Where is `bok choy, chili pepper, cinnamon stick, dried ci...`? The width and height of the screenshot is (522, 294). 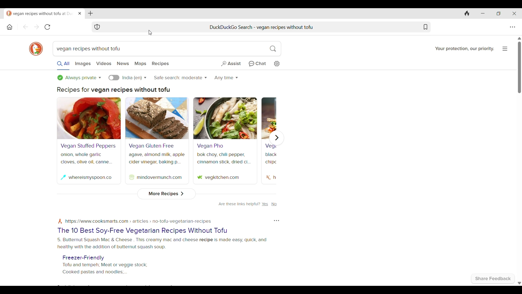
bok choy, chili pepper, cinnamon stick, dried ci... is located at coordinates (225, 158).